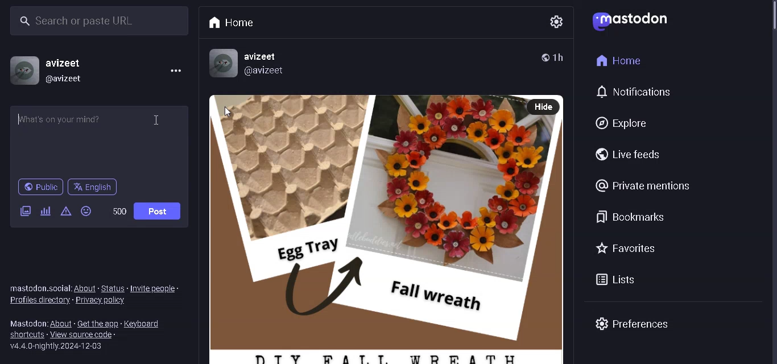 The image size is (777, 364). What do you see at coordinates (173, 72) in the screenshot?
I see `MENU` at bounding box center [173, 72].